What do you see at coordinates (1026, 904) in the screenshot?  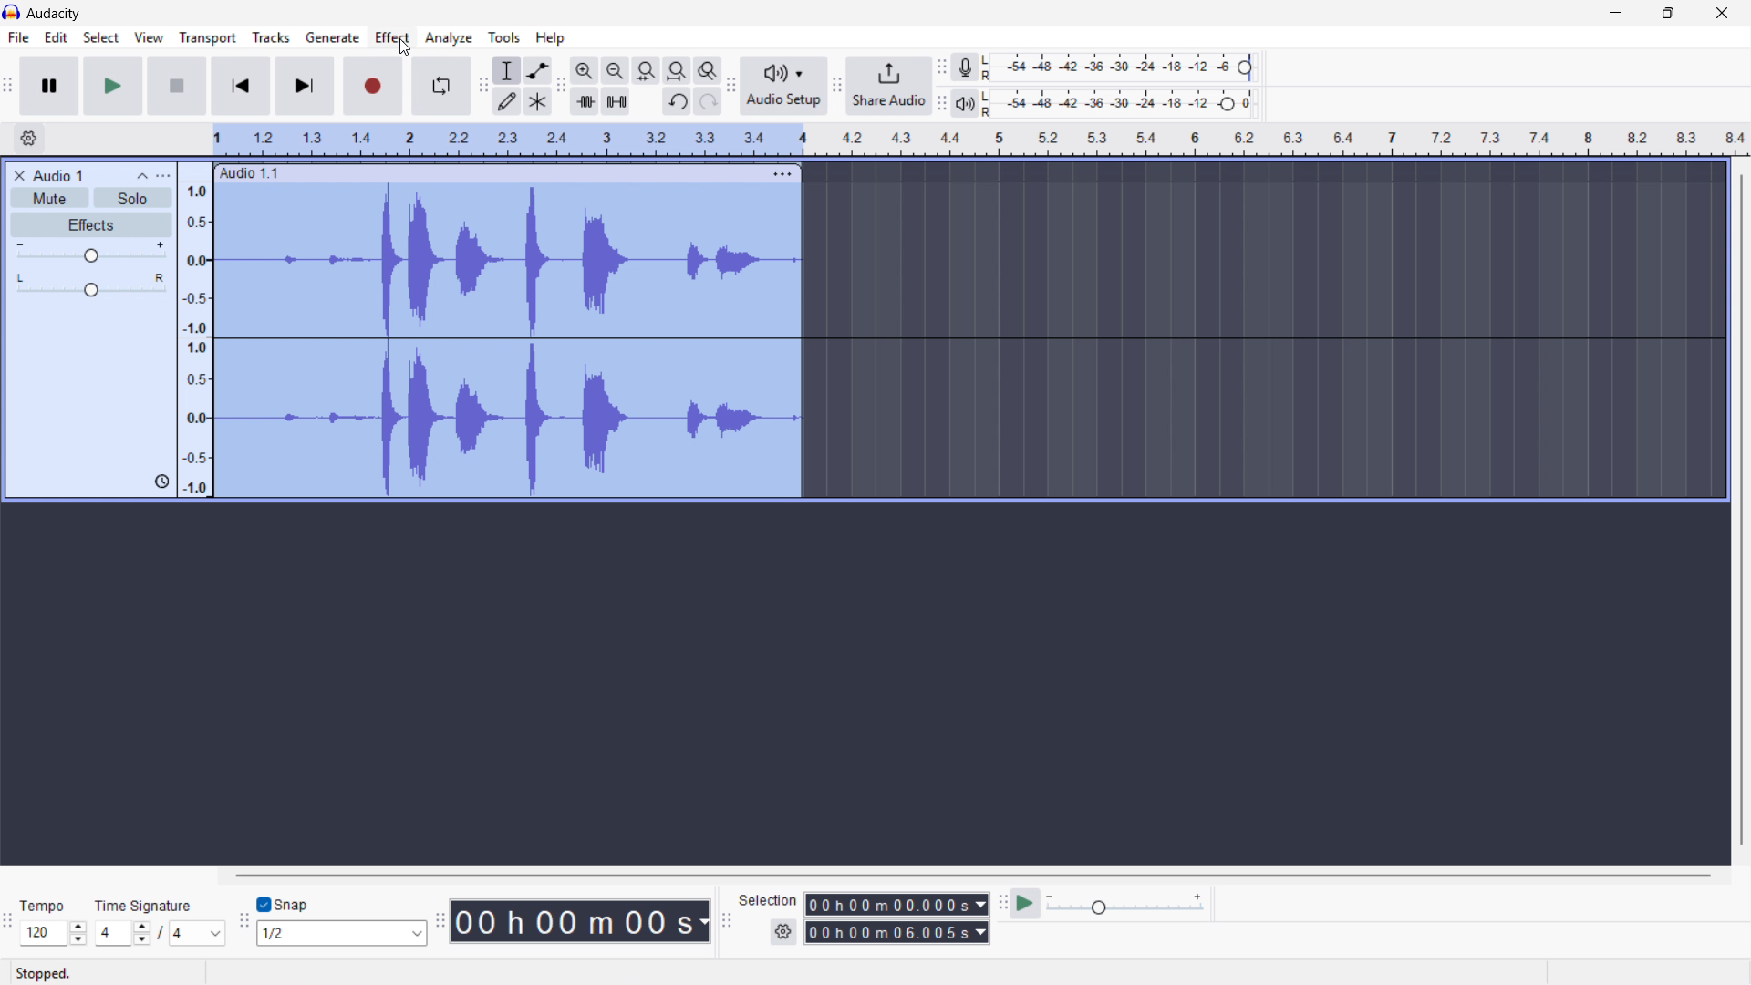 I see `Play at speed` at bounding box center [1026, 904].